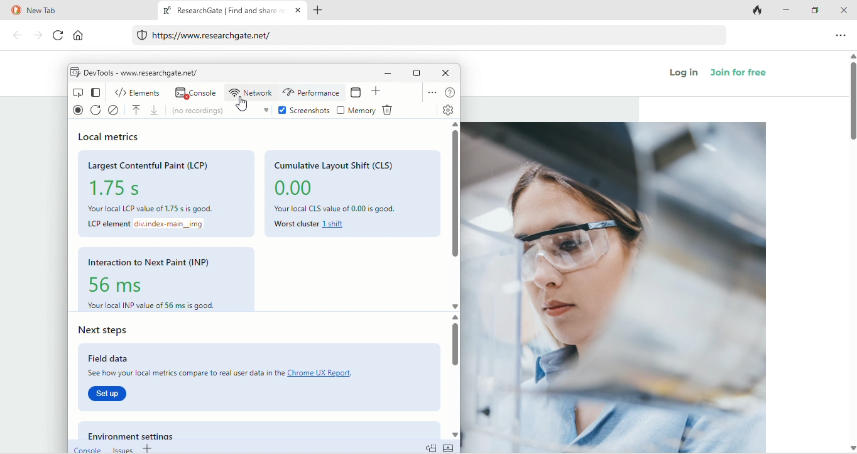 This screenshot has width=857, height=454. What do you see at coordinates (109, 394) in the screenshot?
I see `set up` at bounding box center [109, 394].